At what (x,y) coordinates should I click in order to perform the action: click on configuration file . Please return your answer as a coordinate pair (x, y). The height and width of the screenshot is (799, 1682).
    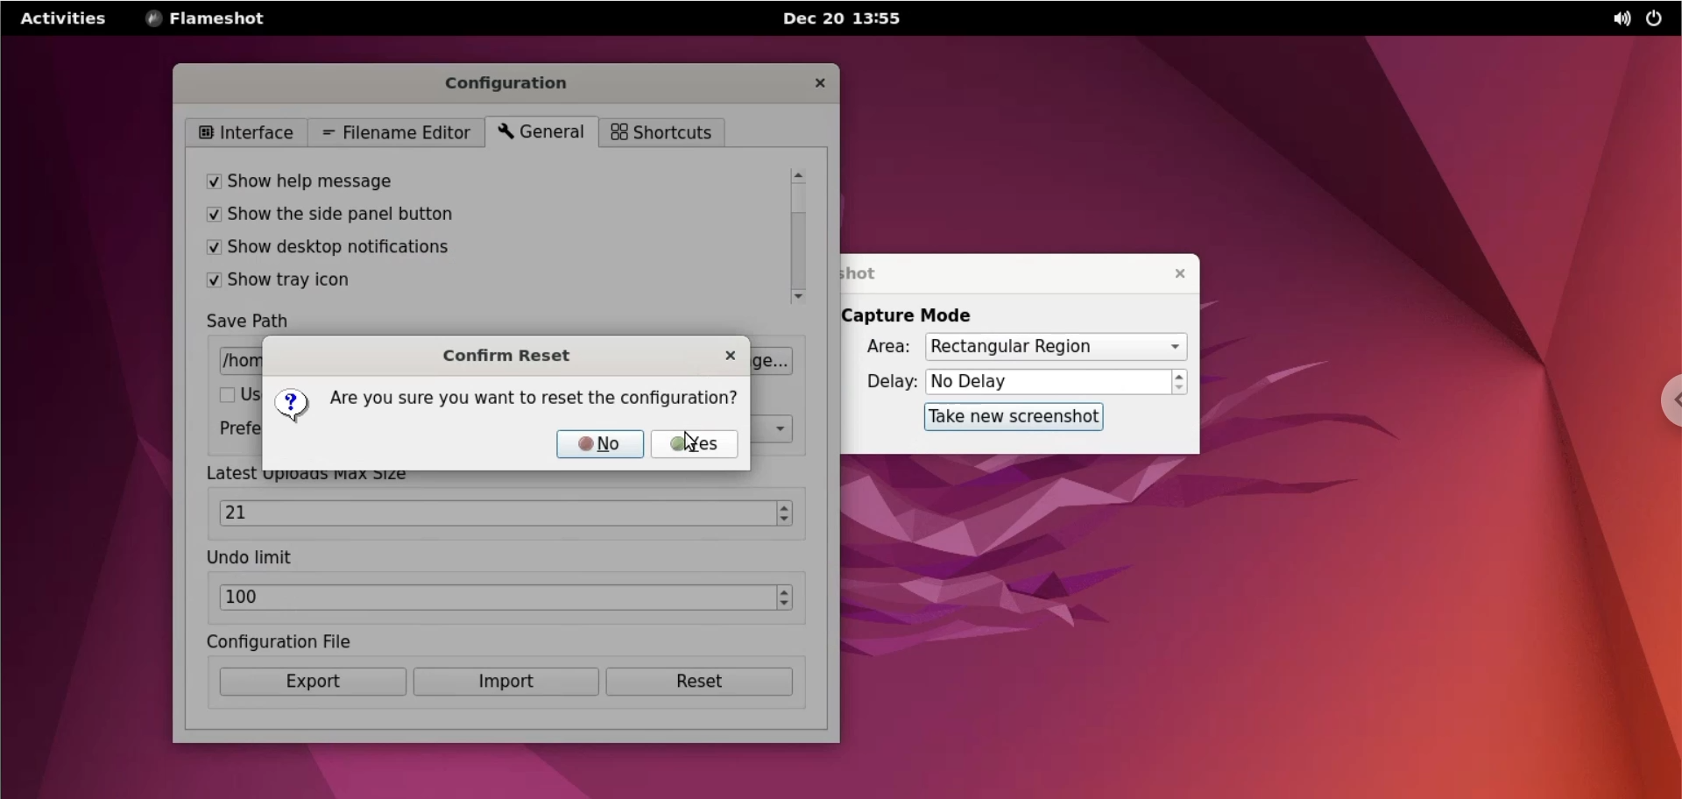
    Looking at the image, I should click on (308, 641).